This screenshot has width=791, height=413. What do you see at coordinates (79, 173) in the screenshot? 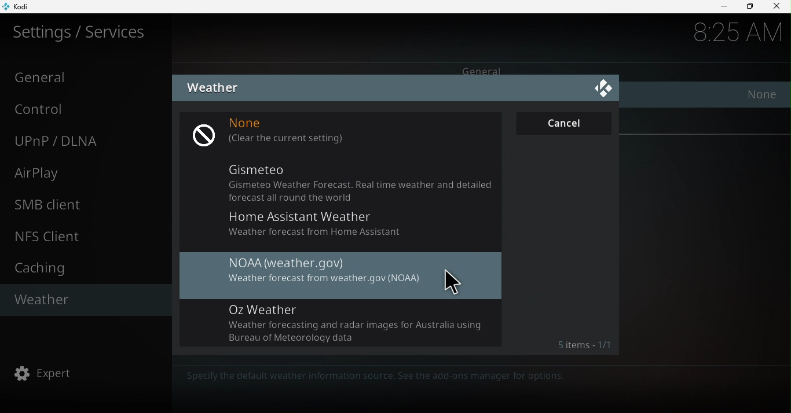
I see `Airplay` at bounding box center [79, 173].